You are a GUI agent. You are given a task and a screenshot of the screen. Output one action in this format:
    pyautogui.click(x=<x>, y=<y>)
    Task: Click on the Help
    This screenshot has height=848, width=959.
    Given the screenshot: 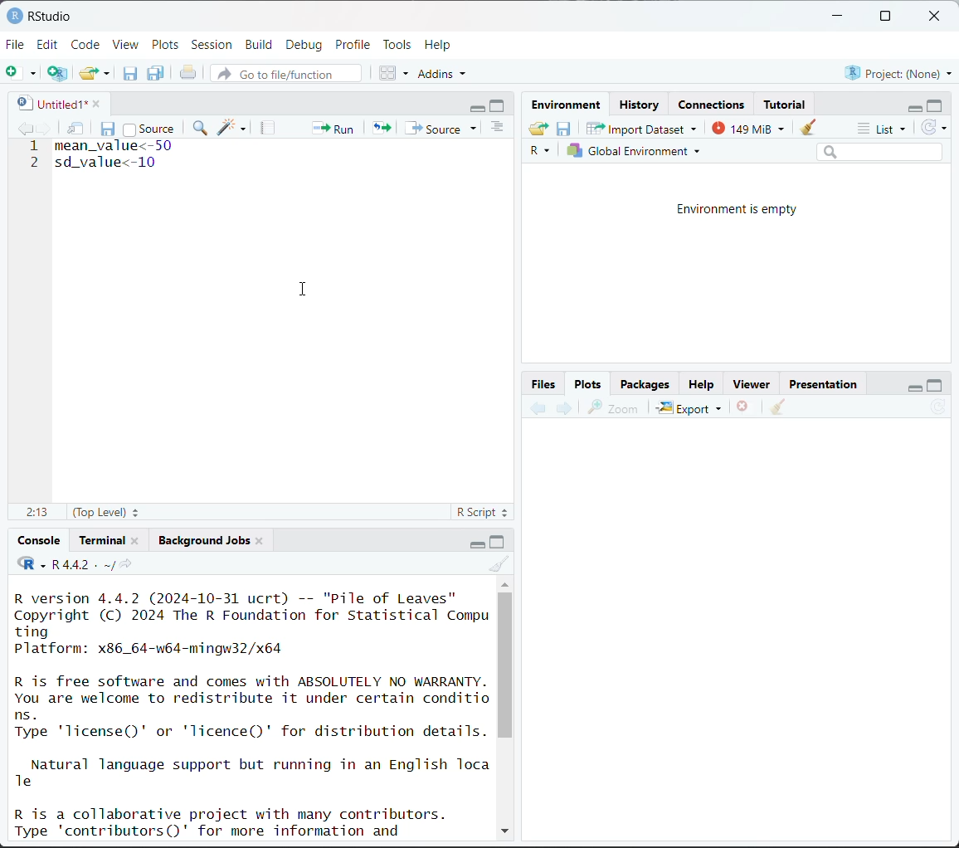 What is the action you would take?
    pyautogui.click(x=701, y=386)
    